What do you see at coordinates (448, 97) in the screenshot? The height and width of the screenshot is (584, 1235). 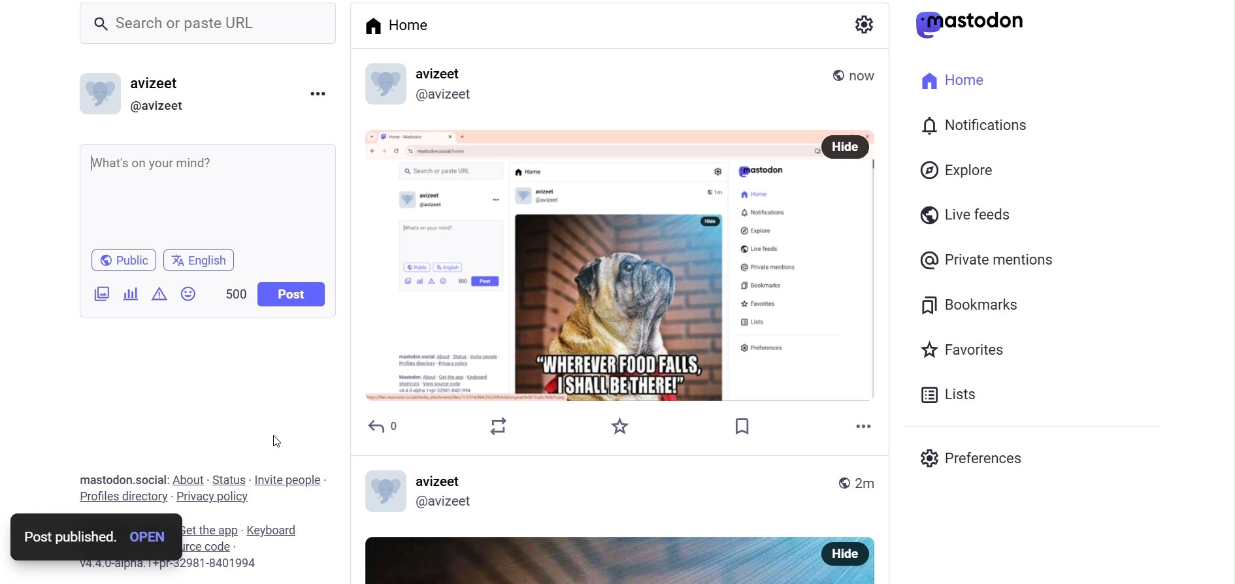 I see `@avizeet` at bounding box center [448, 97].